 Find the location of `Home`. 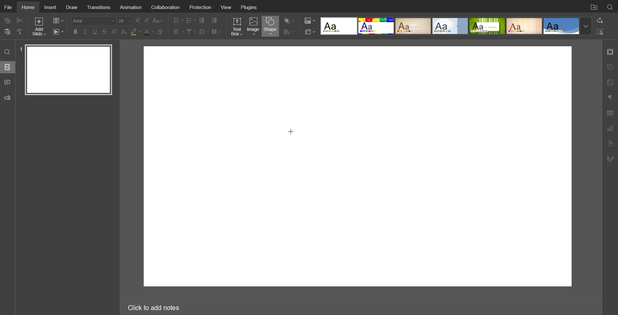

Home is located at coordinates (29, 7).